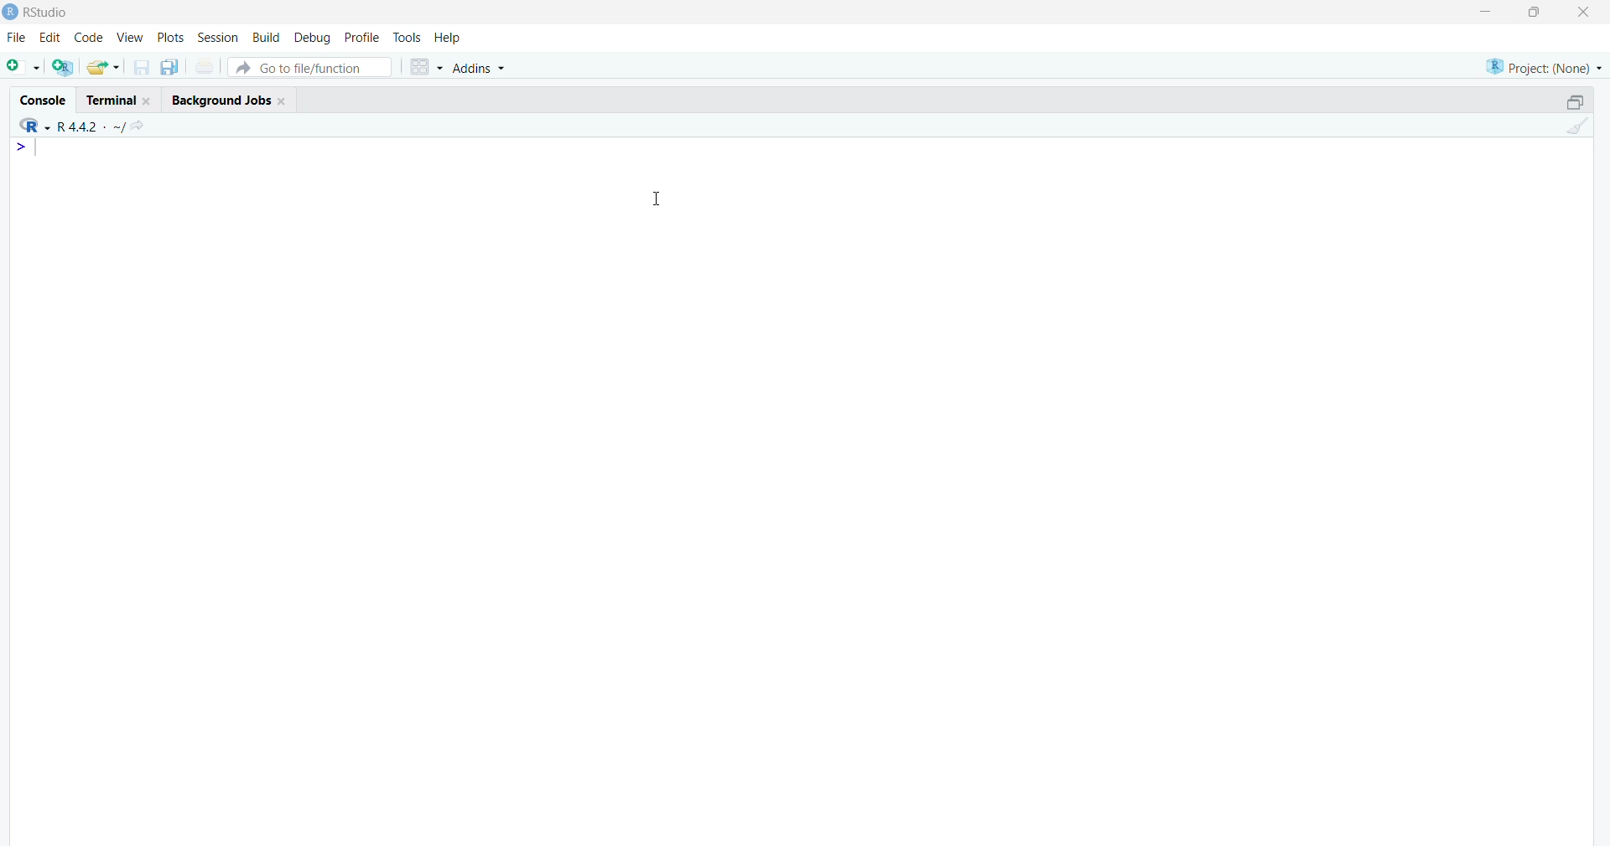 This screenshot has width=1610, height=846. I want to click on create a project, so click(62, 67).